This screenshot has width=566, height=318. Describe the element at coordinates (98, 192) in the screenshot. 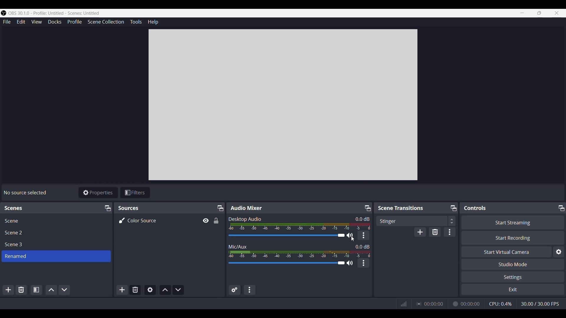

I see `Properties` at that location.